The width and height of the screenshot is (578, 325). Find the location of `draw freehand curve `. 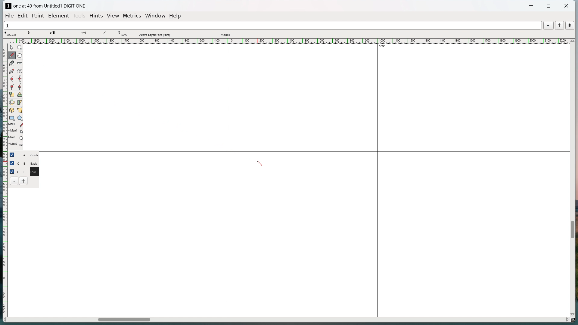

draw freehand curve  is located at coordinates (12, 55).